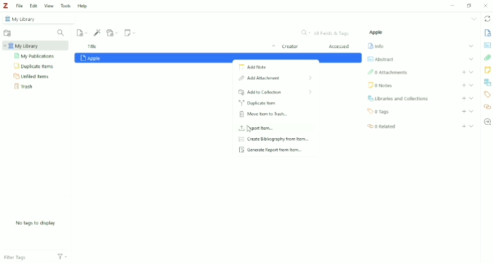  Describe the element at coordinates (471, 98) in the screenshot. I see `Expand section` at that location.